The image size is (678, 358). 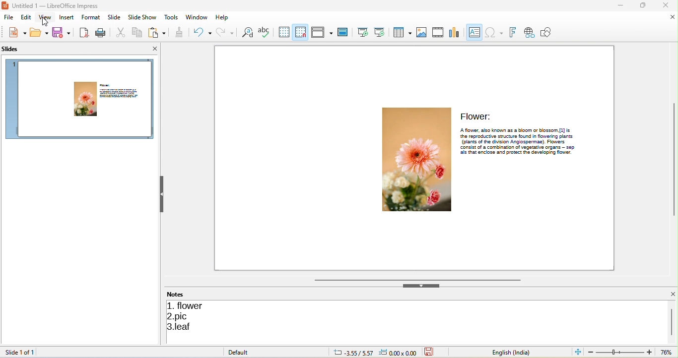 I want to click on display view, so click(x=322, y=31).